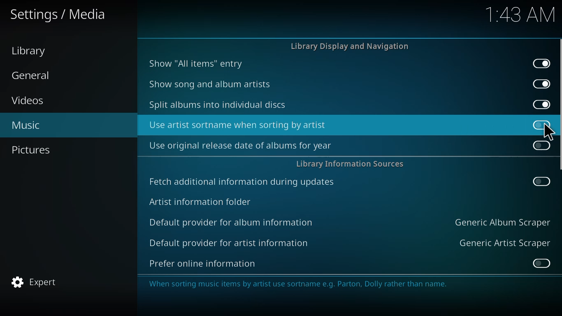 This screenshot has width=562, height=316. What do you see at coordinates (518, 15) in the screenshot?
I see `time` at bounding box center [518, 15].